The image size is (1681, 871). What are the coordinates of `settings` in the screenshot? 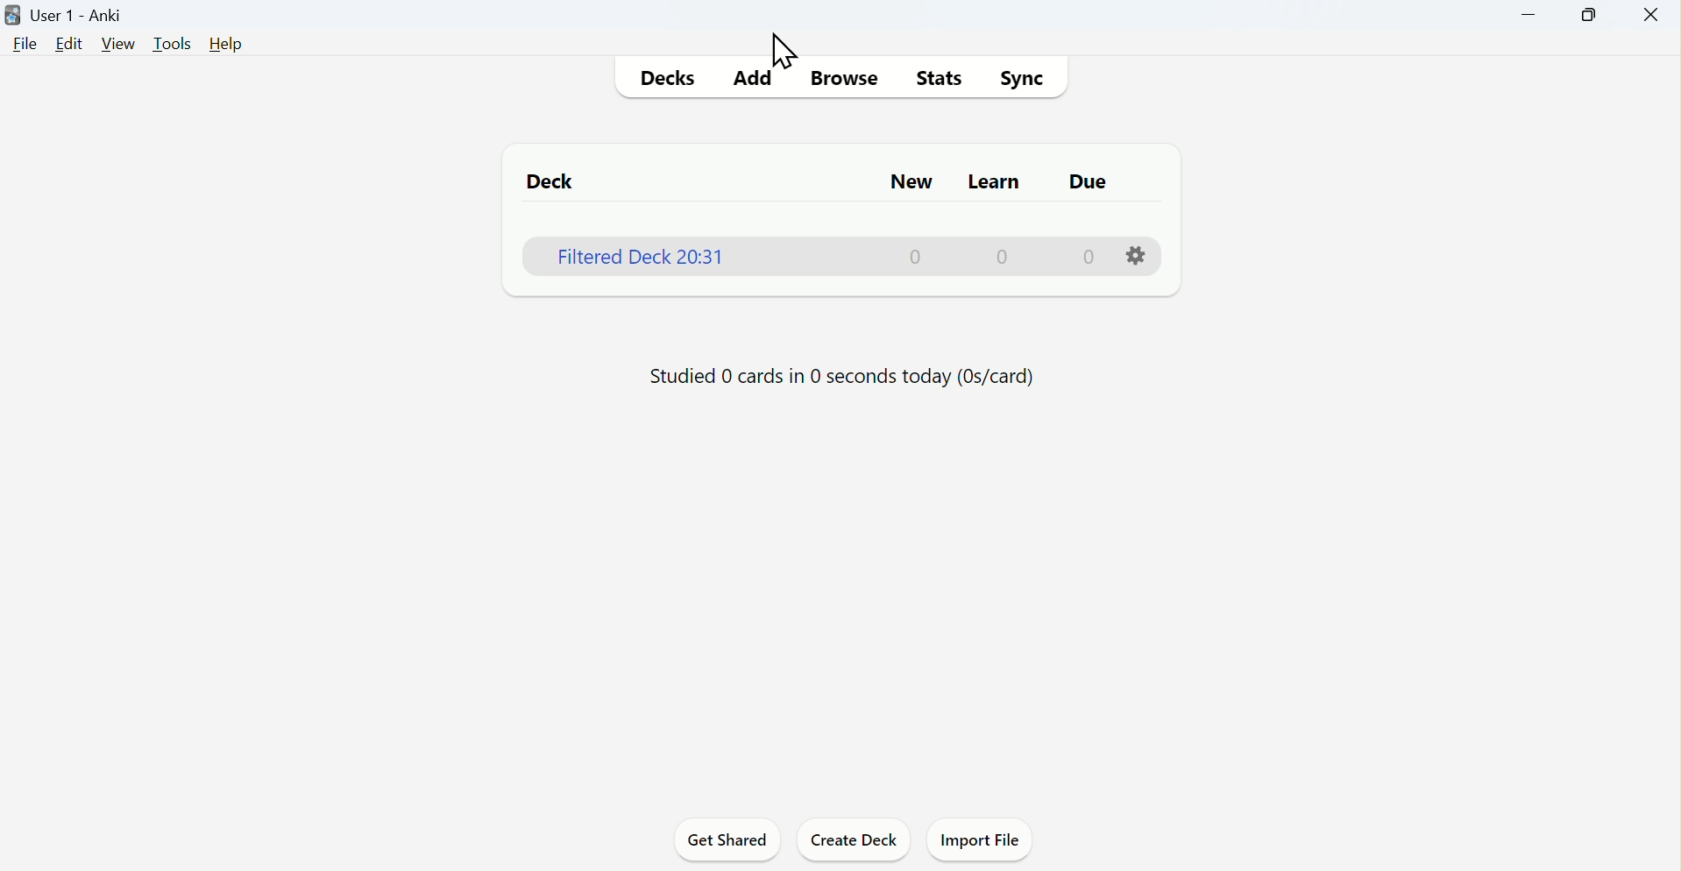 It's located at (1136, 256).